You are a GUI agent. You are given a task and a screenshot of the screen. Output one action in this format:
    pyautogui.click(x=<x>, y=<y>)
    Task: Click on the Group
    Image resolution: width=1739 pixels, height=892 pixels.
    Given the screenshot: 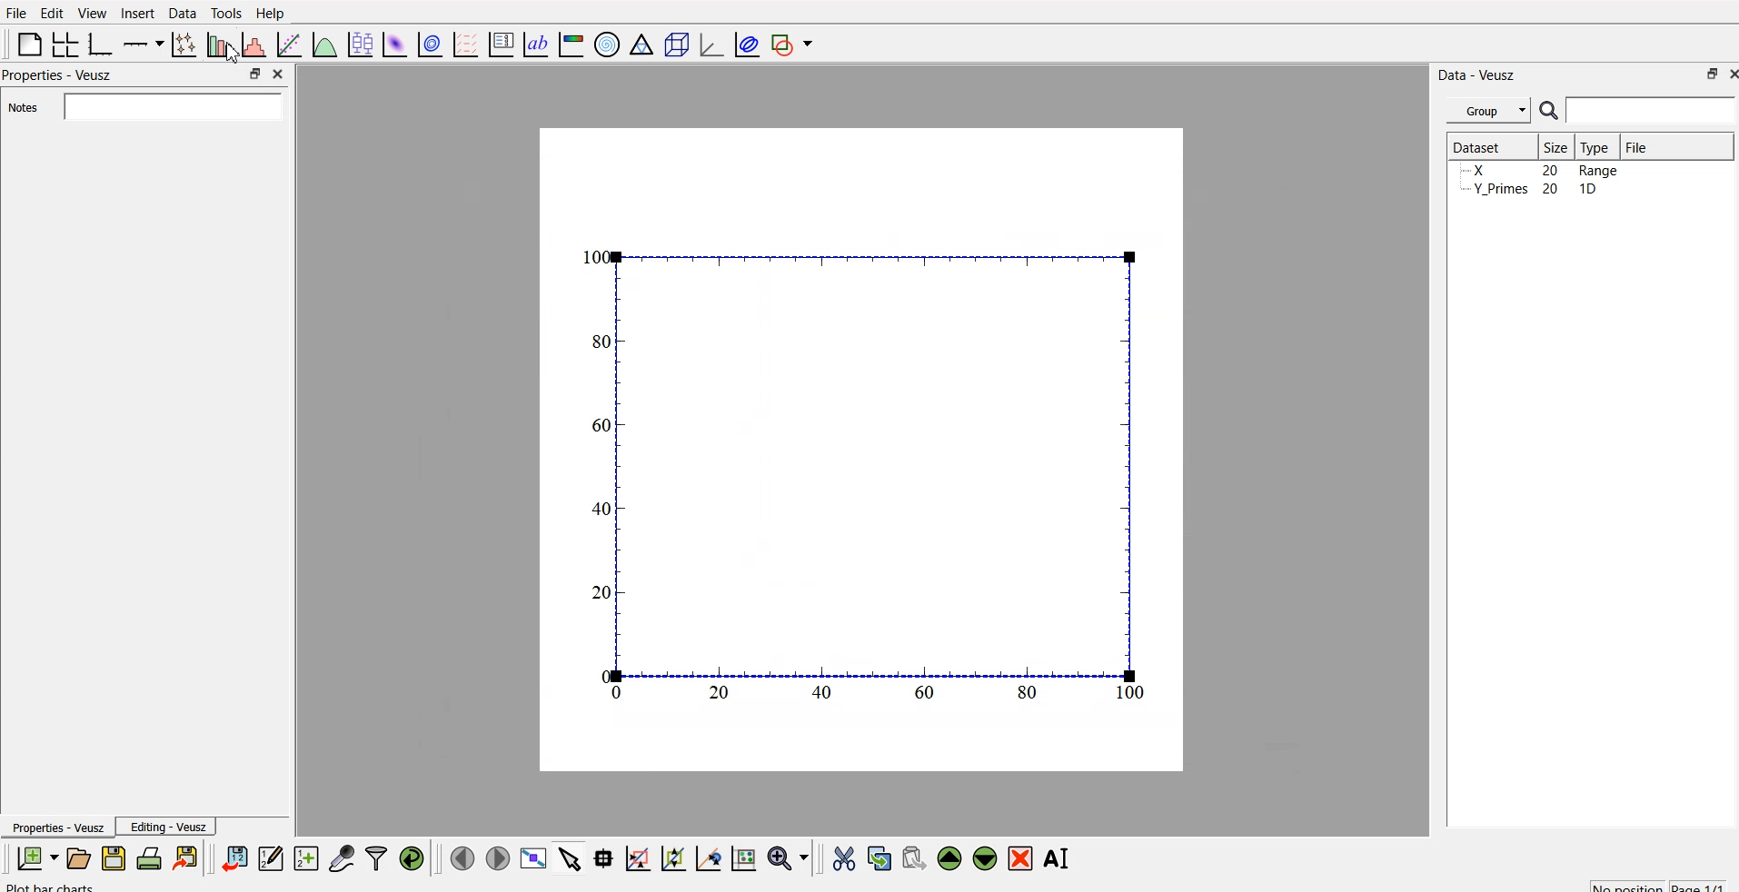 What is the action you would take?
    pyautogui.click(x=1491, y=108)
    